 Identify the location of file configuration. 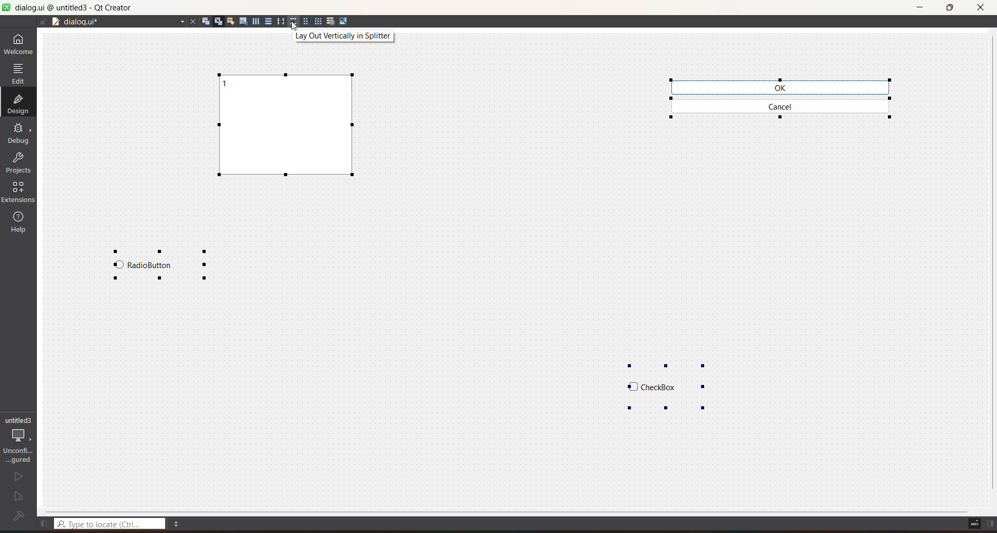
(18, 517).